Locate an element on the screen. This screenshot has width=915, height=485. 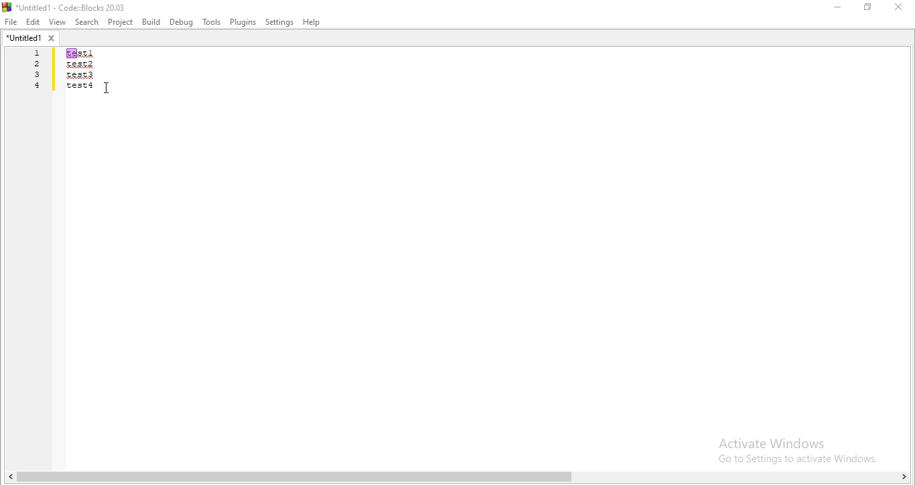
Search  is located at coordinates (86, 23).